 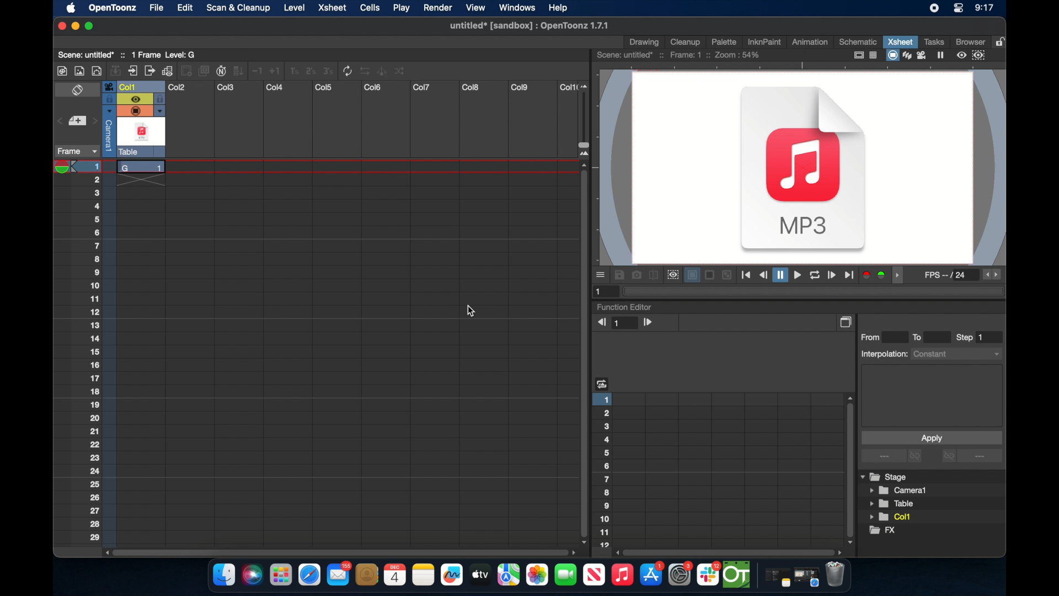 I want to click on file name, so click(x=527, y=26).